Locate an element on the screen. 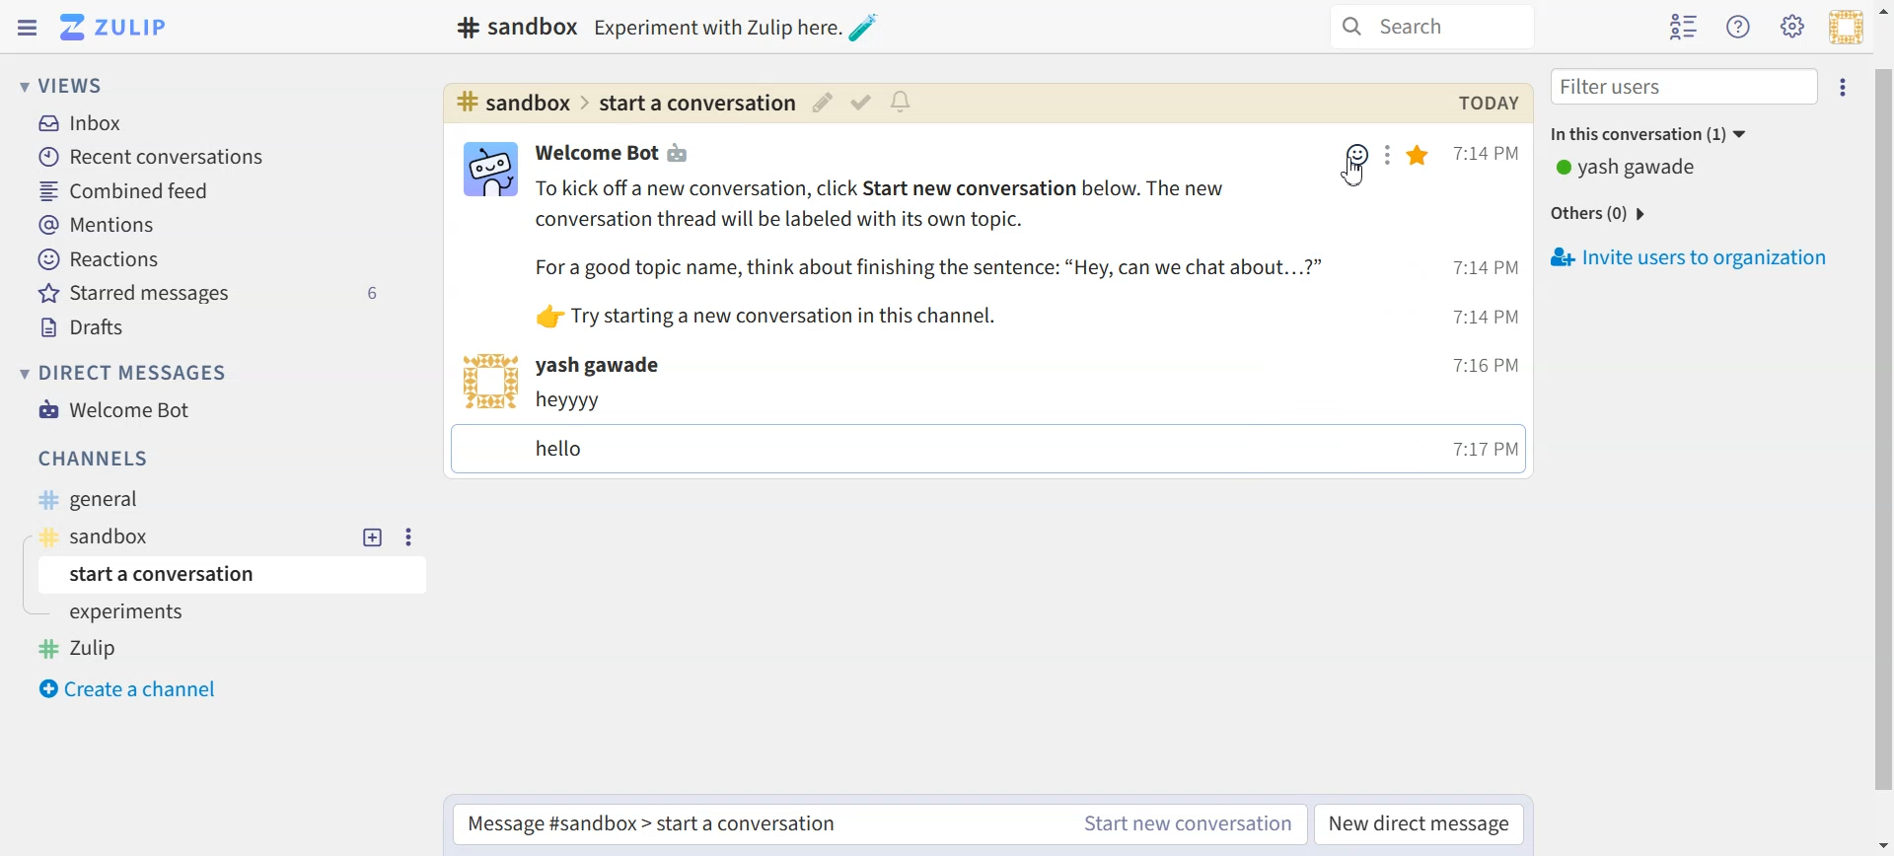 Image resolution: width=1894 pixels, height=856 pixels. Text is located at coordinates (617, 152).